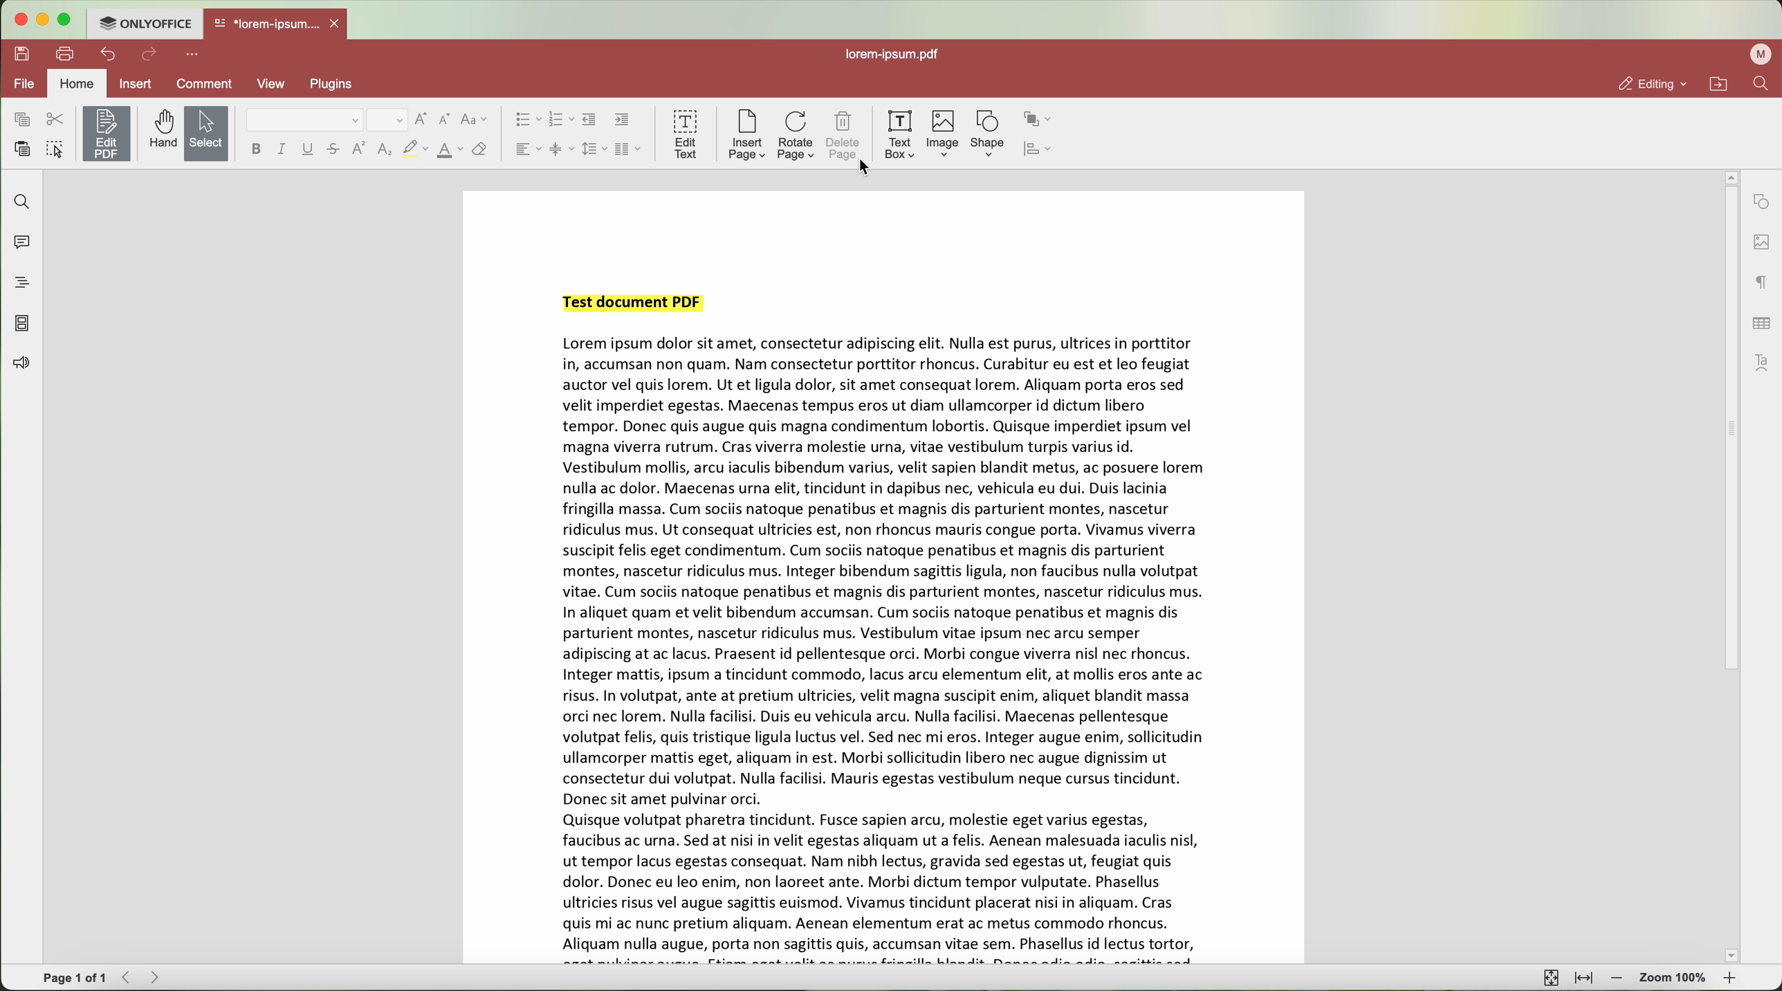 Image resolution: width=1782 pixels, height=991 pixels. Describe the element at coordinates (885, 579) in the screenshot. I see `Document` at that location.